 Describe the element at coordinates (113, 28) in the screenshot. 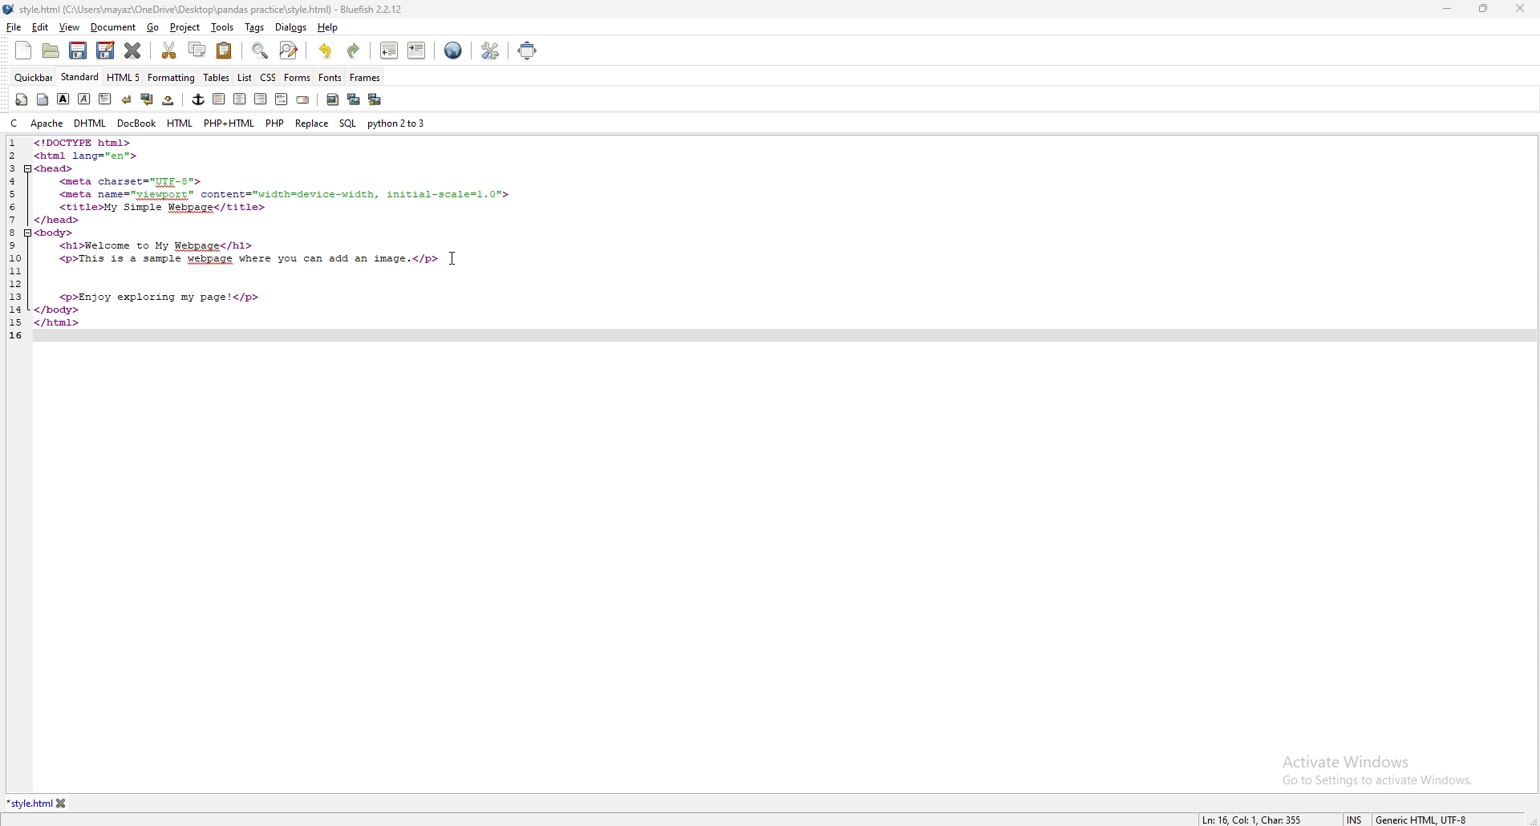

I see `document` at that location.